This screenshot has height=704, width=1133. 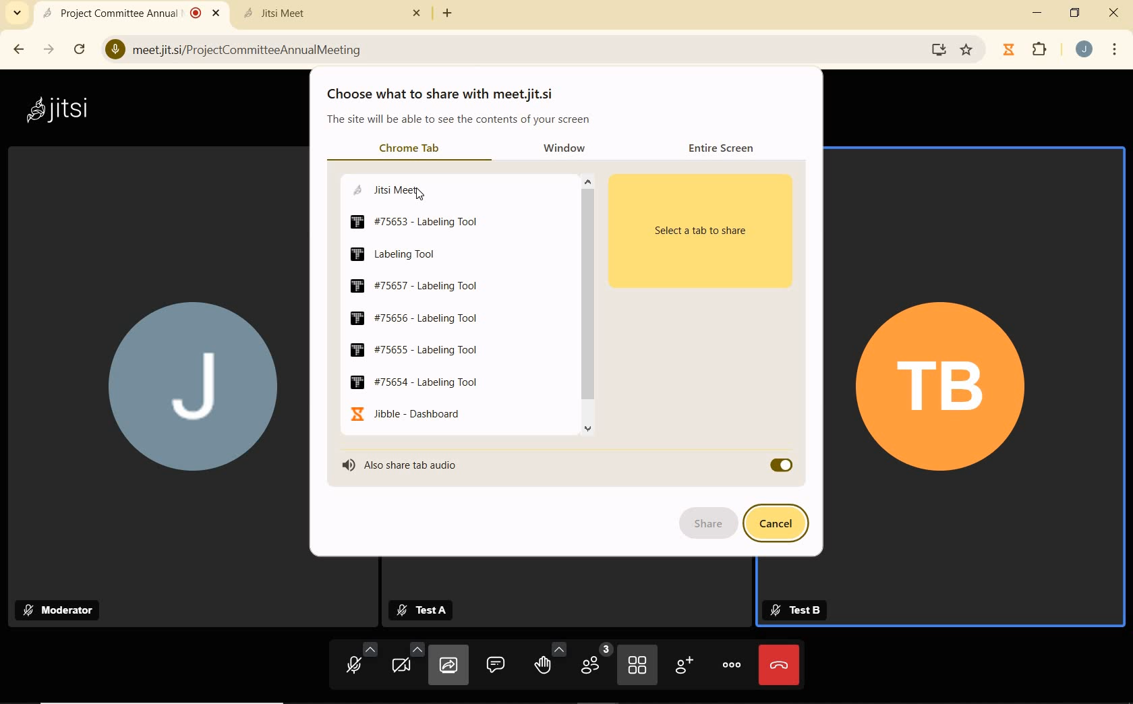 I want to click on Collapse, so click(x=17, y=13).